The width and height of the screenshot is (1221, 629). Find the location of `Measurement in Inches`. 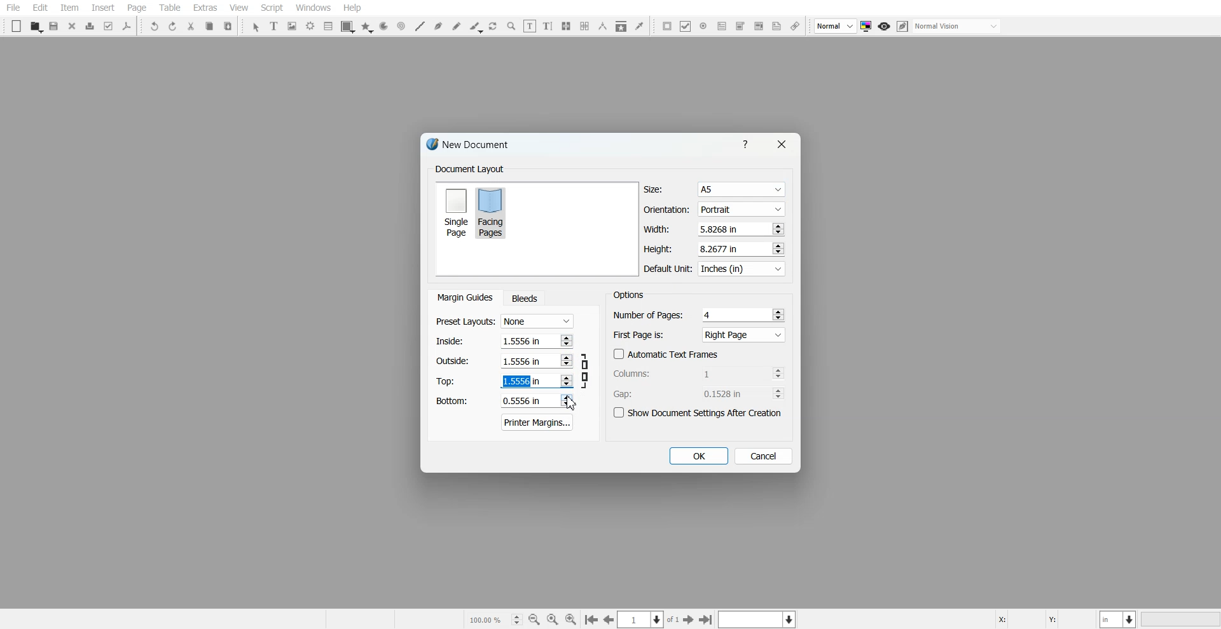

Measurement in Inches is located at coordinates (1119, 619).